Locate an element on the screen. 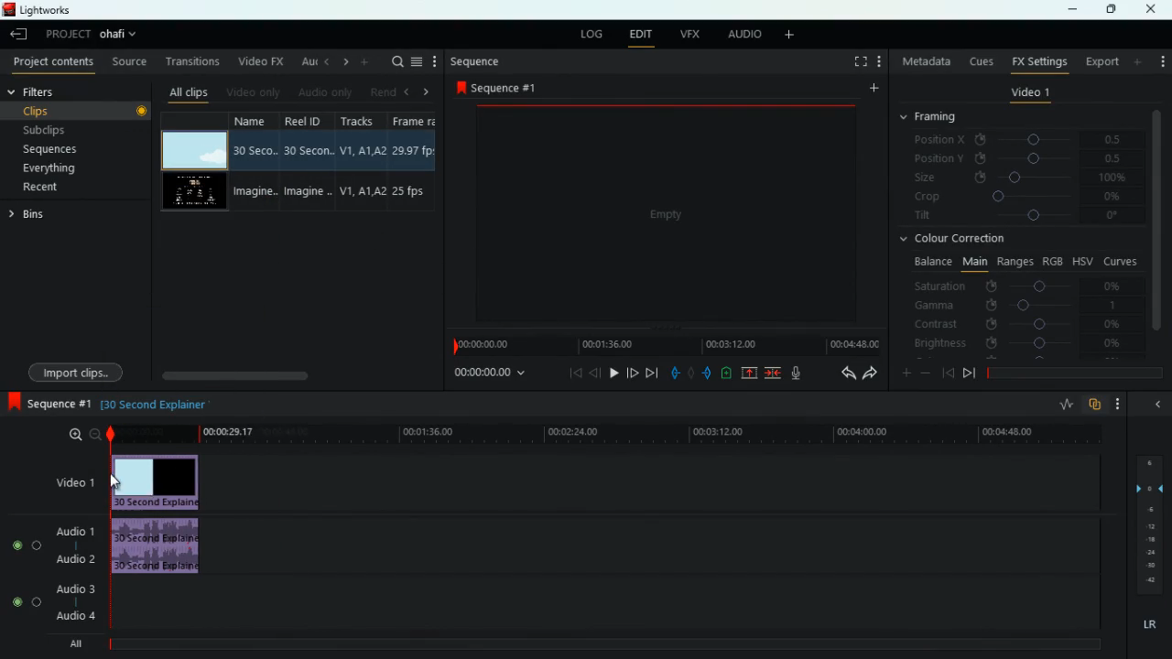  vfx is located at coordinates (687, 35).